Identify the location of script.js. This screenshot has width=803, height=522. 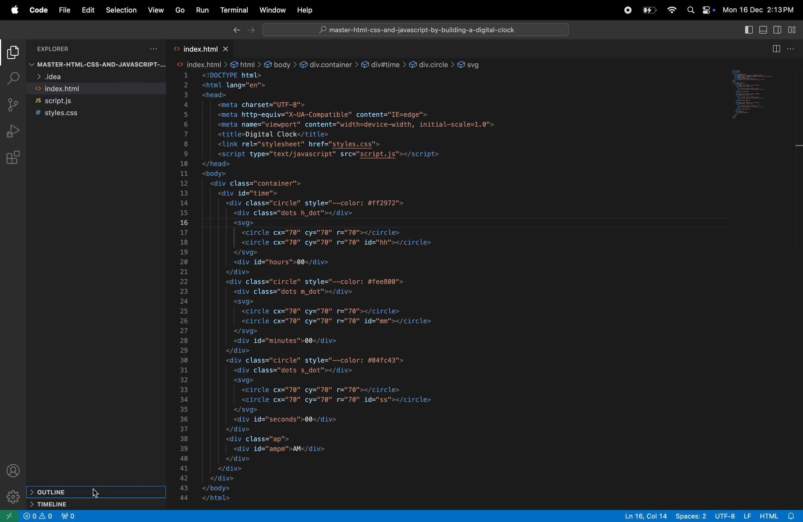
(94, 101).